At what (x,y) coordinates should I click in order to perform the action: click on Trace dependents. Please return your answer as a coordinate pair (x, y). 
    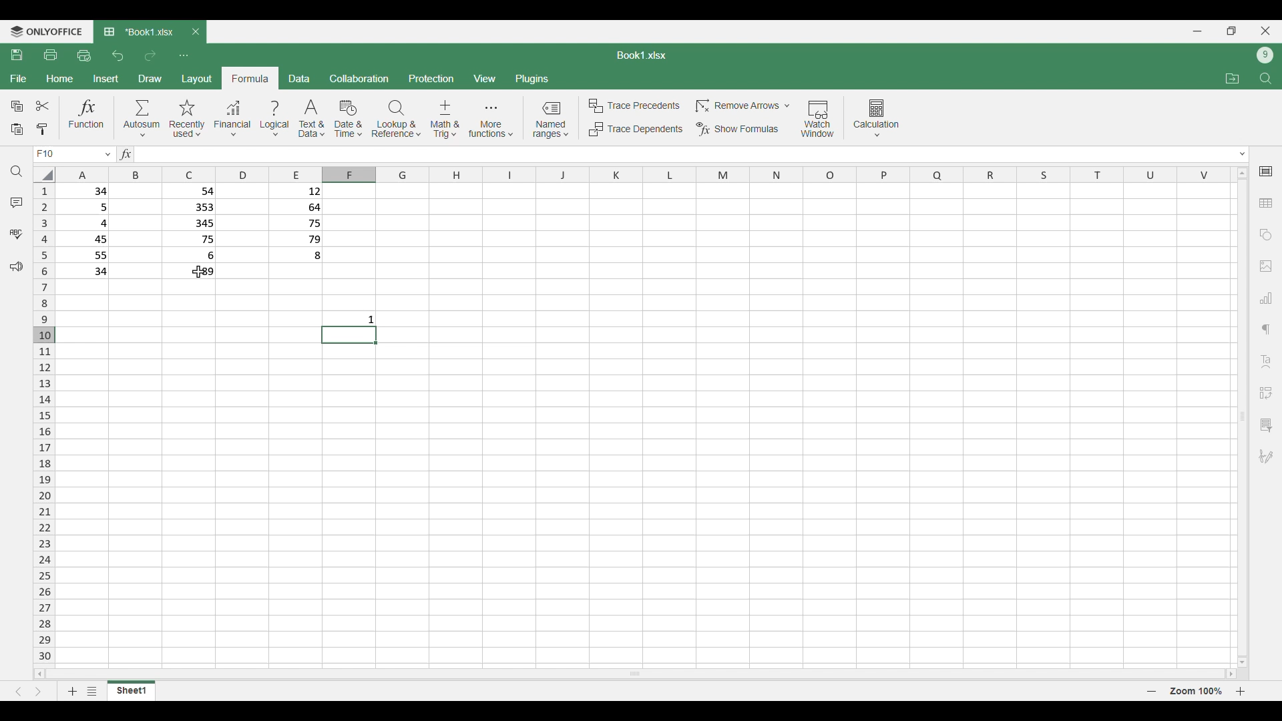
    Looking at the image, I should click on (635, 130).